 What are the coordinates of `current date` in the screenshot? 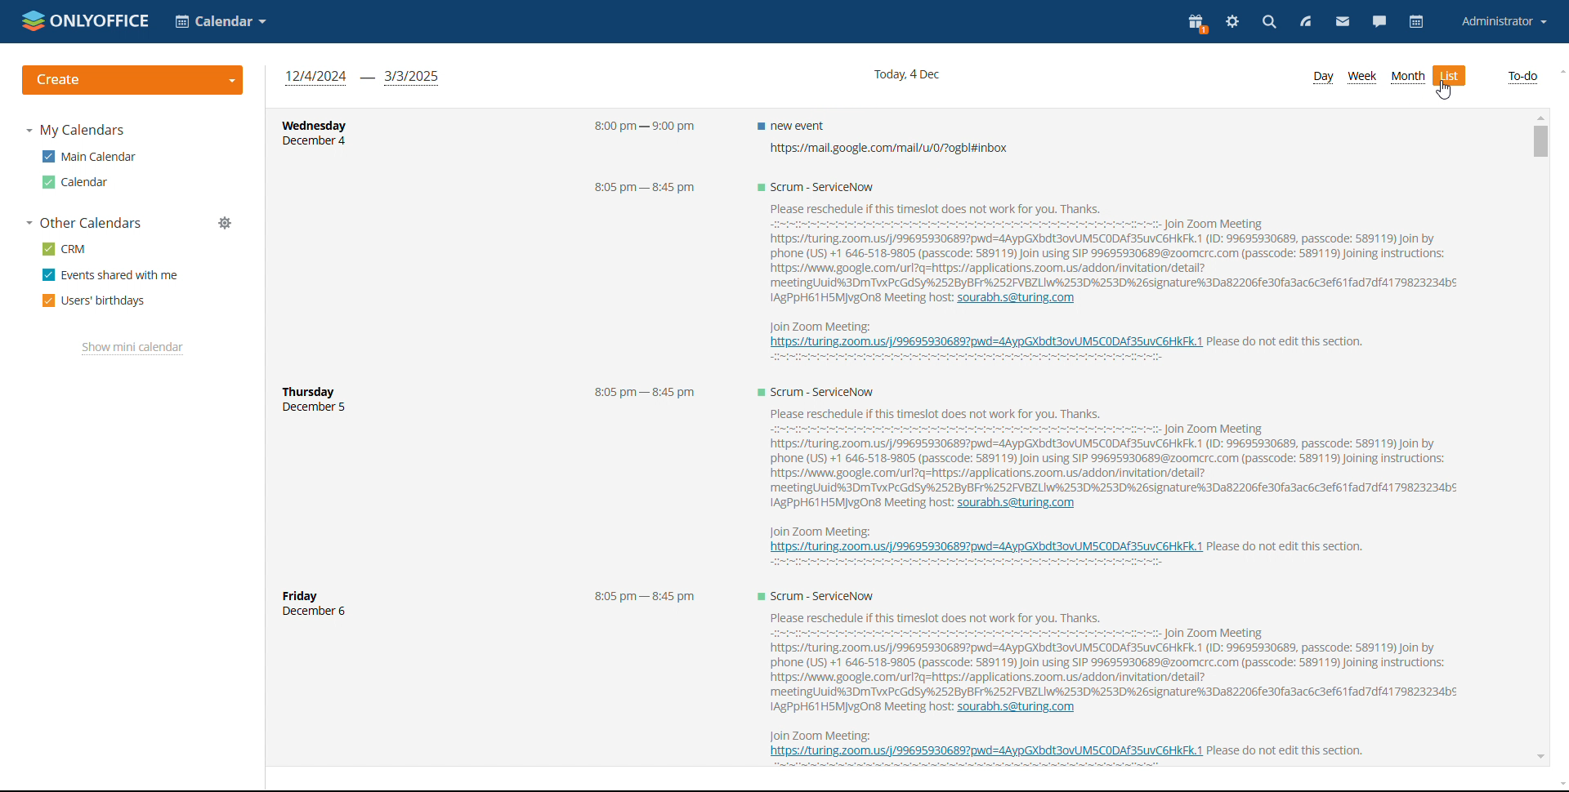 It's located at (905, 73).